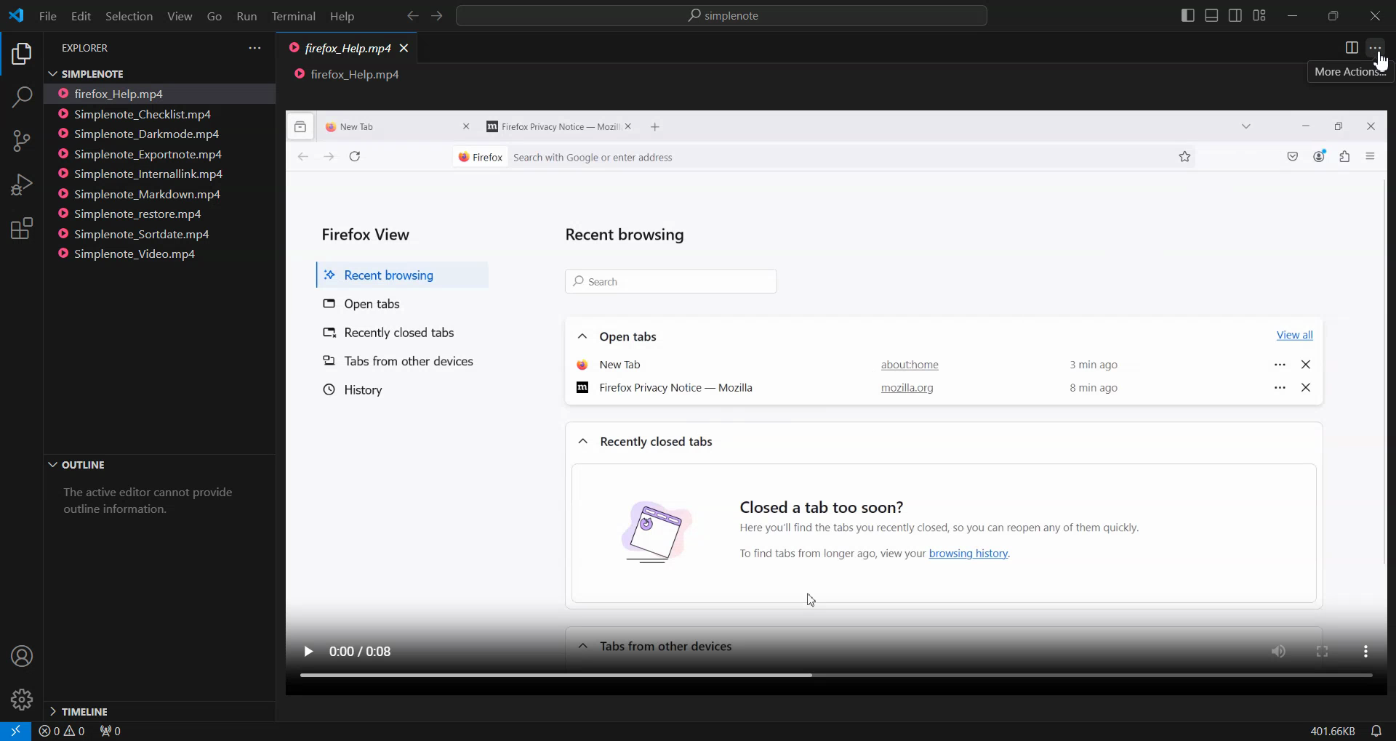 The image size is (1396, 741). What do you see at coordinates (116, 732) in the screenshot?
I see `No Port Forwarded` at bounding box center [116, 732].